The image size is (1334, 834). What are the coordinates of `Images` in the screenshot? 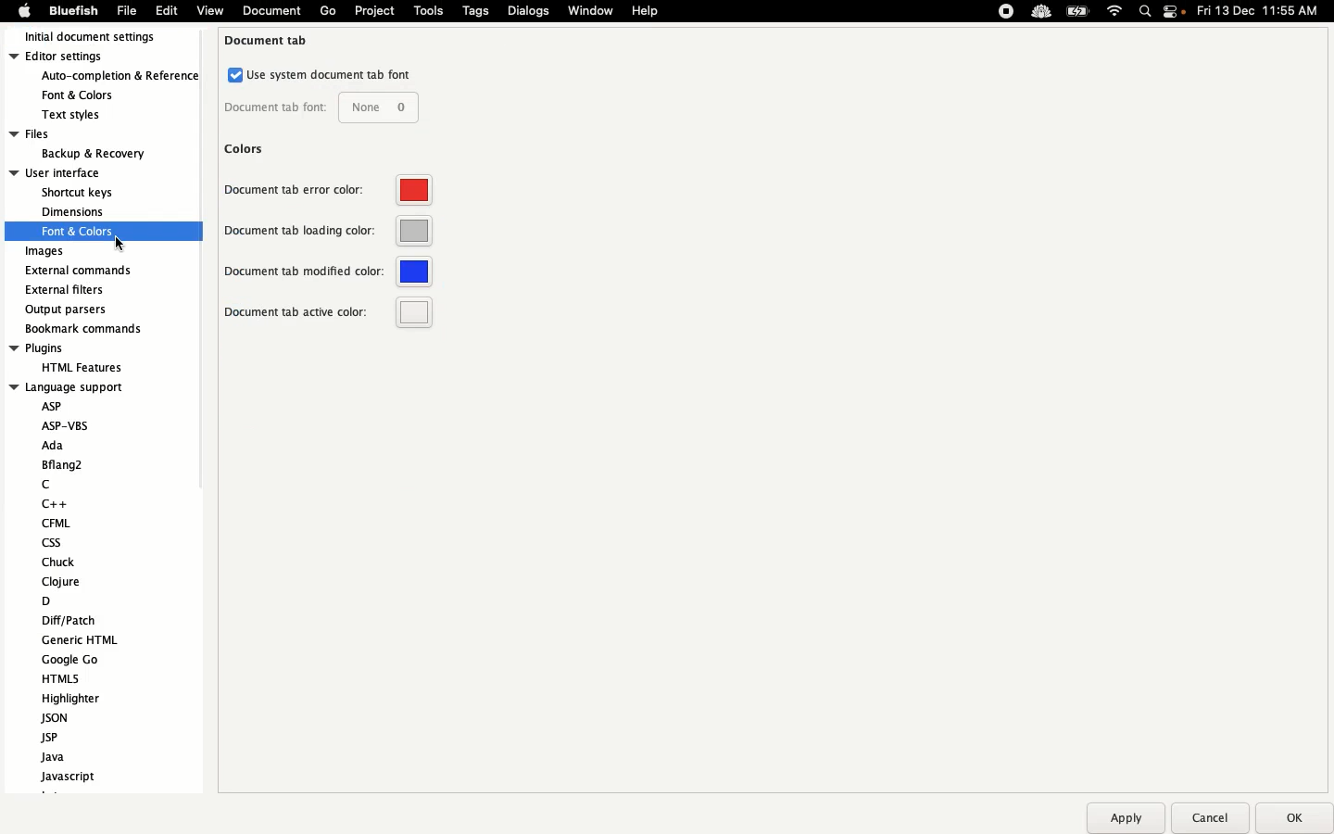 It's located at (46, 252).